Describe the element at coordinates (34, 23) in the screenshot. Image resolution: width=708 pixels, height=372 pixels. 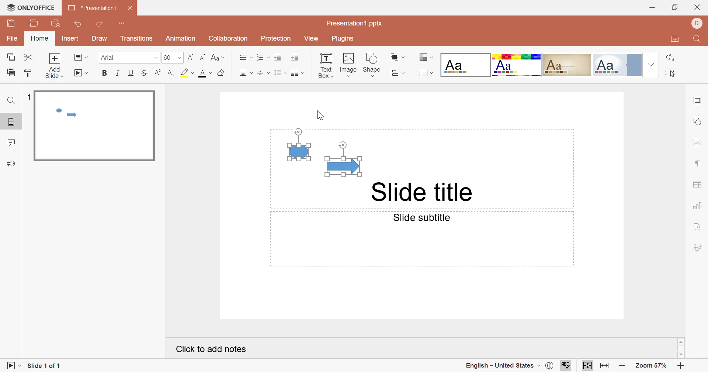
I see `Print` at that location.